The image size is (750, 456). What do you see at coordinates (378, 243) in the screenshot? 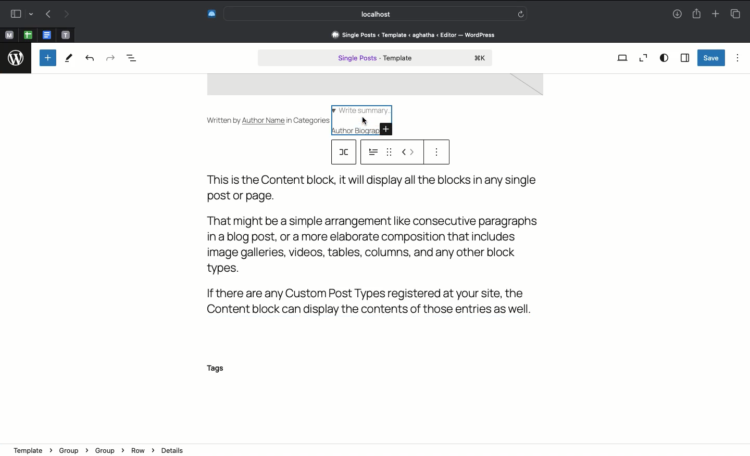
I see `Text` at bounding box center [378, 243].